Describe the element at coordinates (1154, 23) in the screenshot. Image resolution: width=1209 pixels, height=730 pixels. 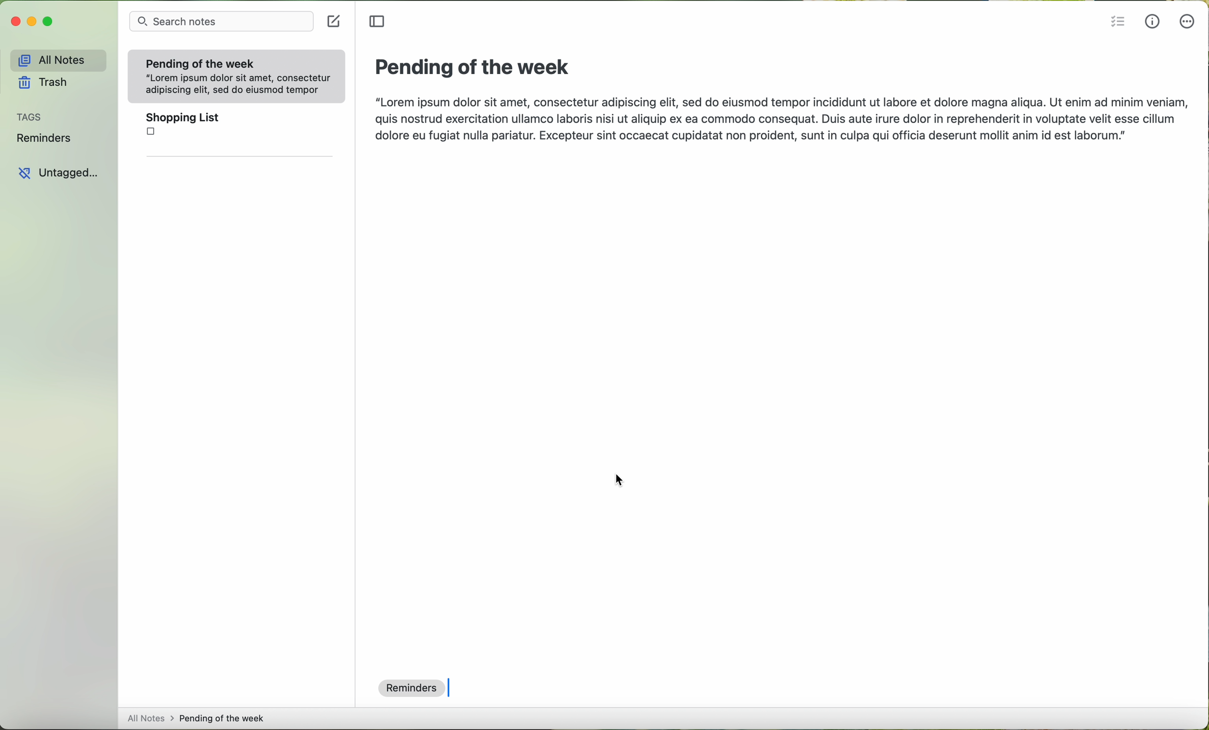
I see `metrics` at that location.